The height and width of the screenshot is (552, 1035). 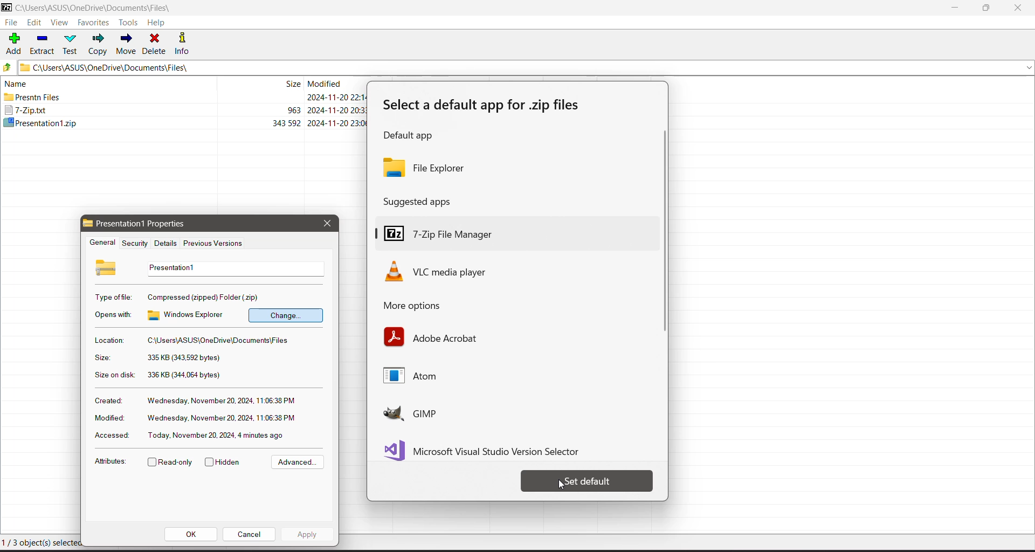 What do you see at coordinates (107, 400) in the screenshot?
I see `Created` at bounding box center [107, 400].